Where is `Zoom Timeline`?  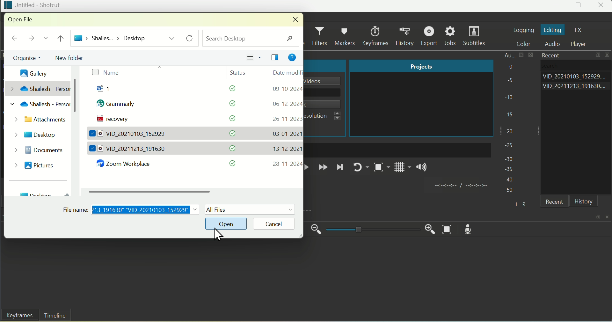 Zoom Timeline is located at coordinates (448, 230).